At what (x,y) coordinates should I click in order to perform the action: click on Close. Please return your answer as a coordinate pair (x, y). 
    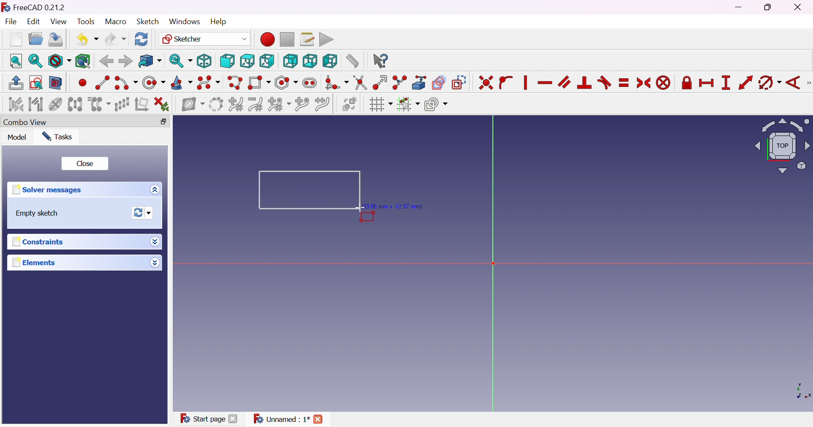
    Looking at the image, I should click on (322, 418).